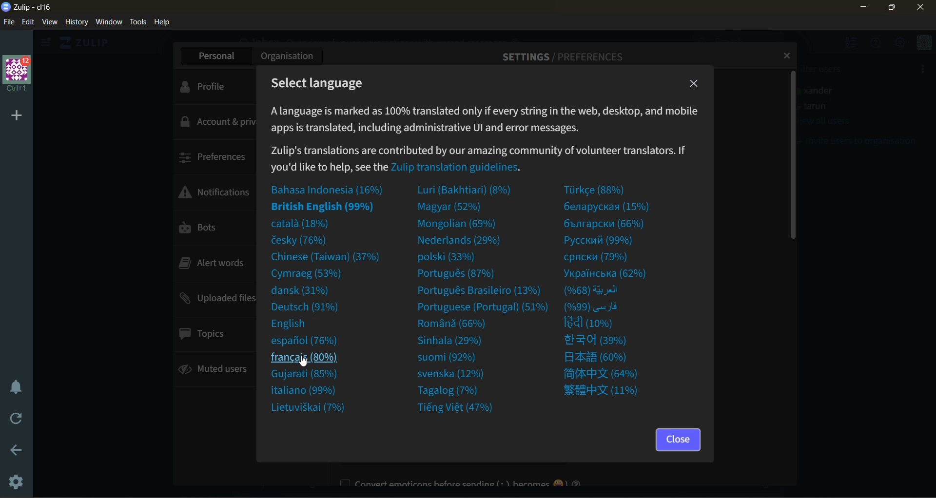 Image resolution: width=936 pixels, height=498 pixels. Describe the element at coordinates (459, 391) in the screenshot. I see `tagalog` at that location.